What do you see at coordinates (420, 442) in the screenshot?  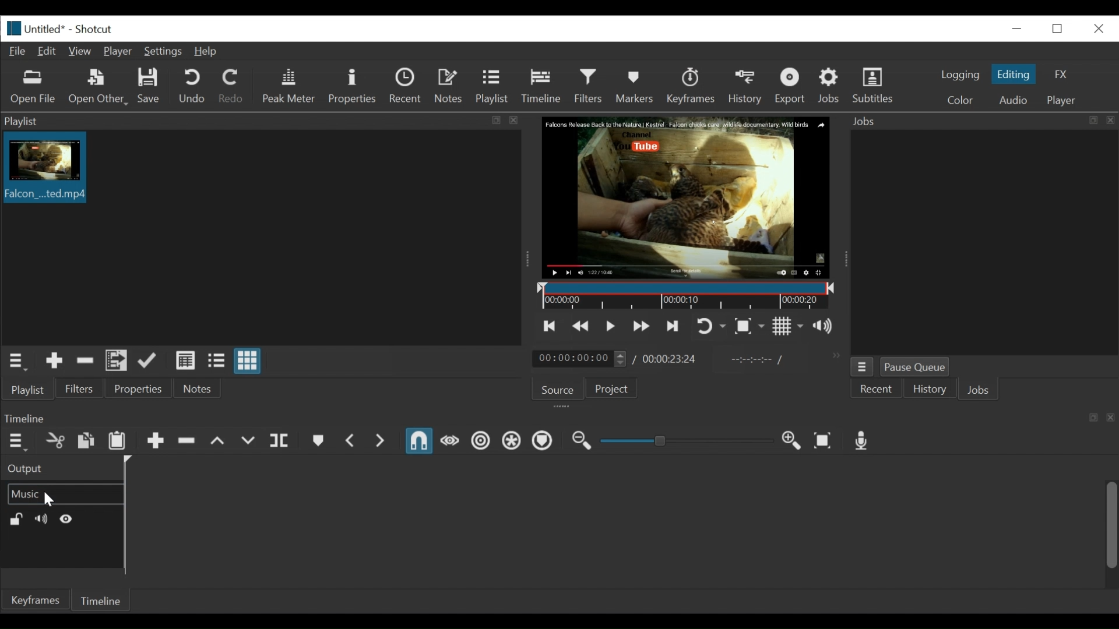 I see `Snap` at bounding box center [420, 442].